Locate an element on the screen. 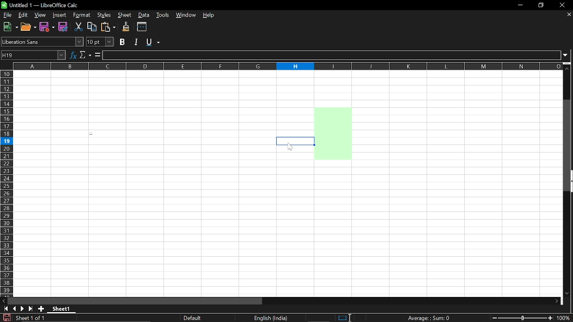  Fillable cells is located at coordinates (457, 184).